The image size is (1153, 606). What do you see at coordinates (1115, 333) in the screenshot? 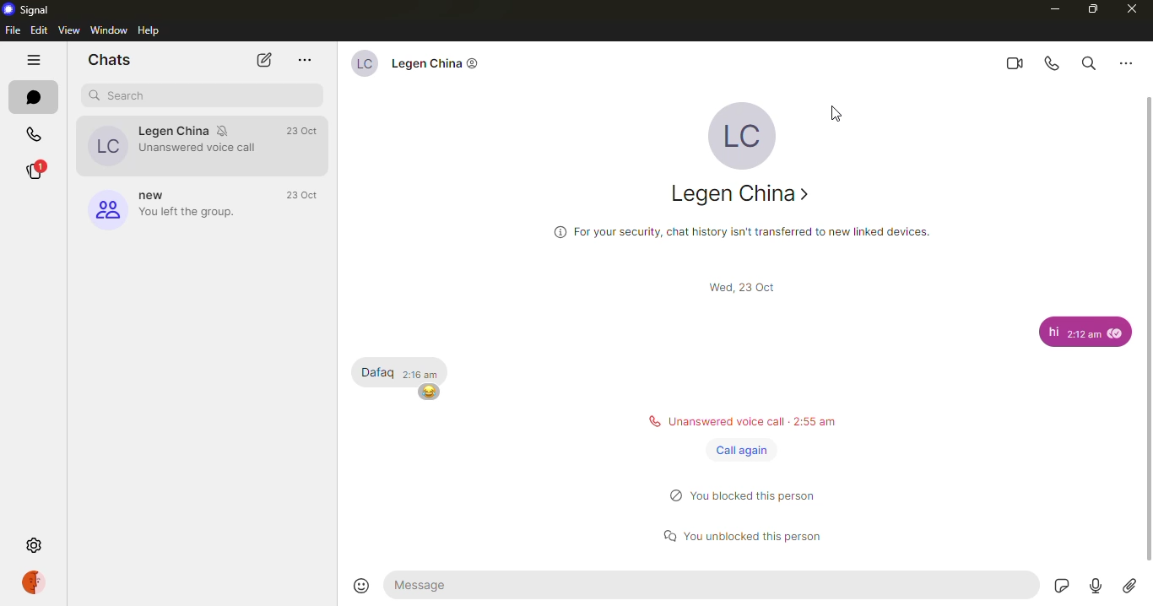
I see `seen` at bounding box center [1115, 333].